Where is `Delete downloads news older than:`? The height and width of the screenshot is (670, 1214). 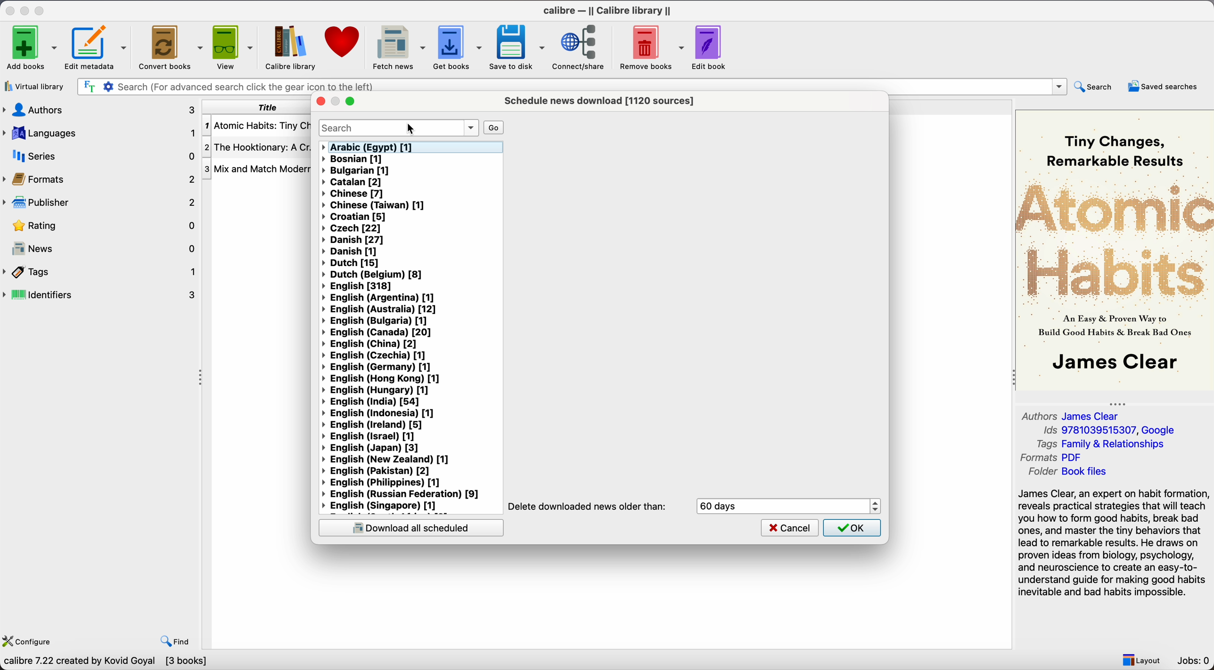
Delete downloads news older than: is located at coordinates (588, 507).